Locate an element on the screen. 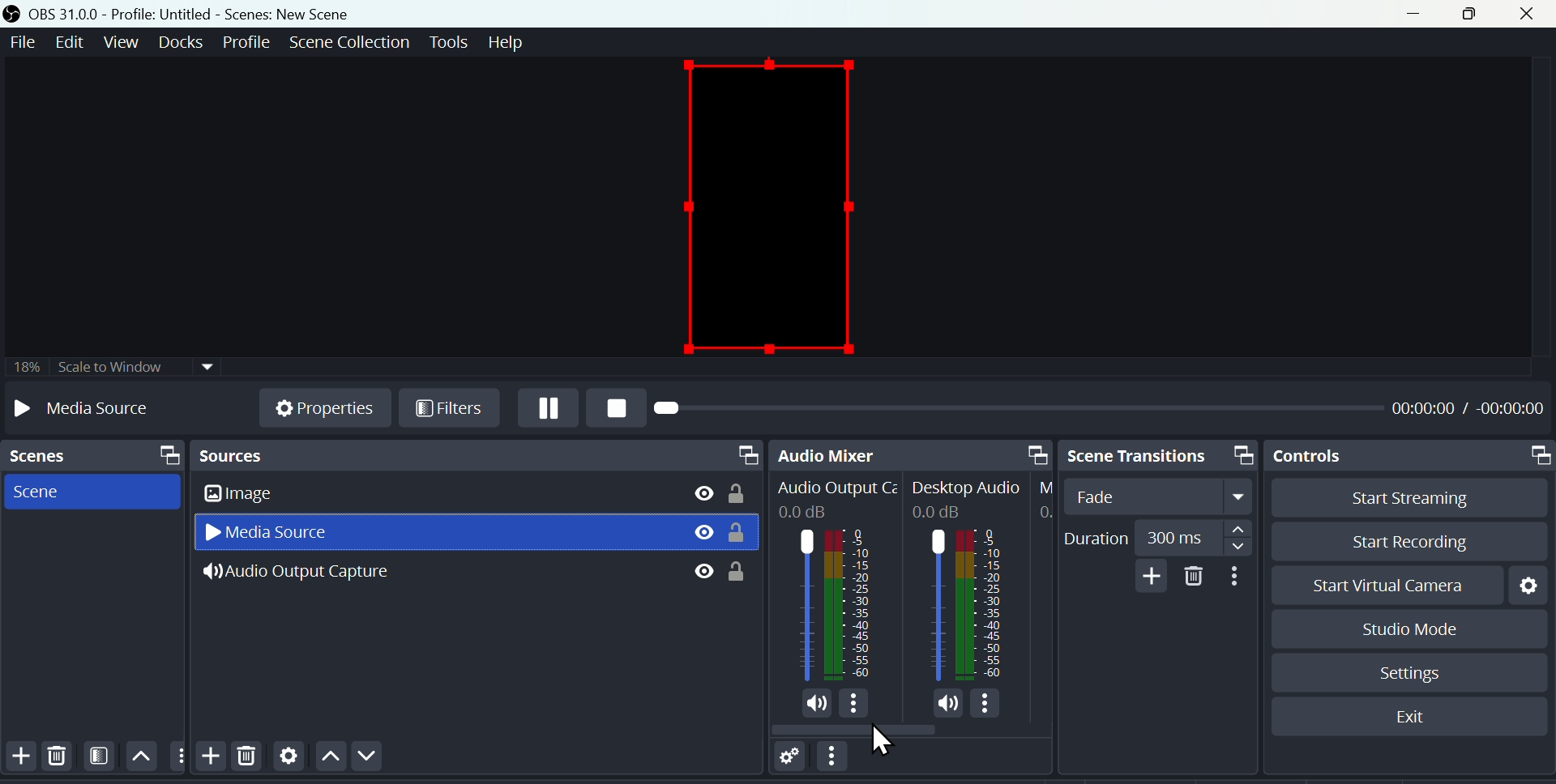 The width and height of the screenshot is (1556, 784). Seeker is located at coordinates (1011, 411).